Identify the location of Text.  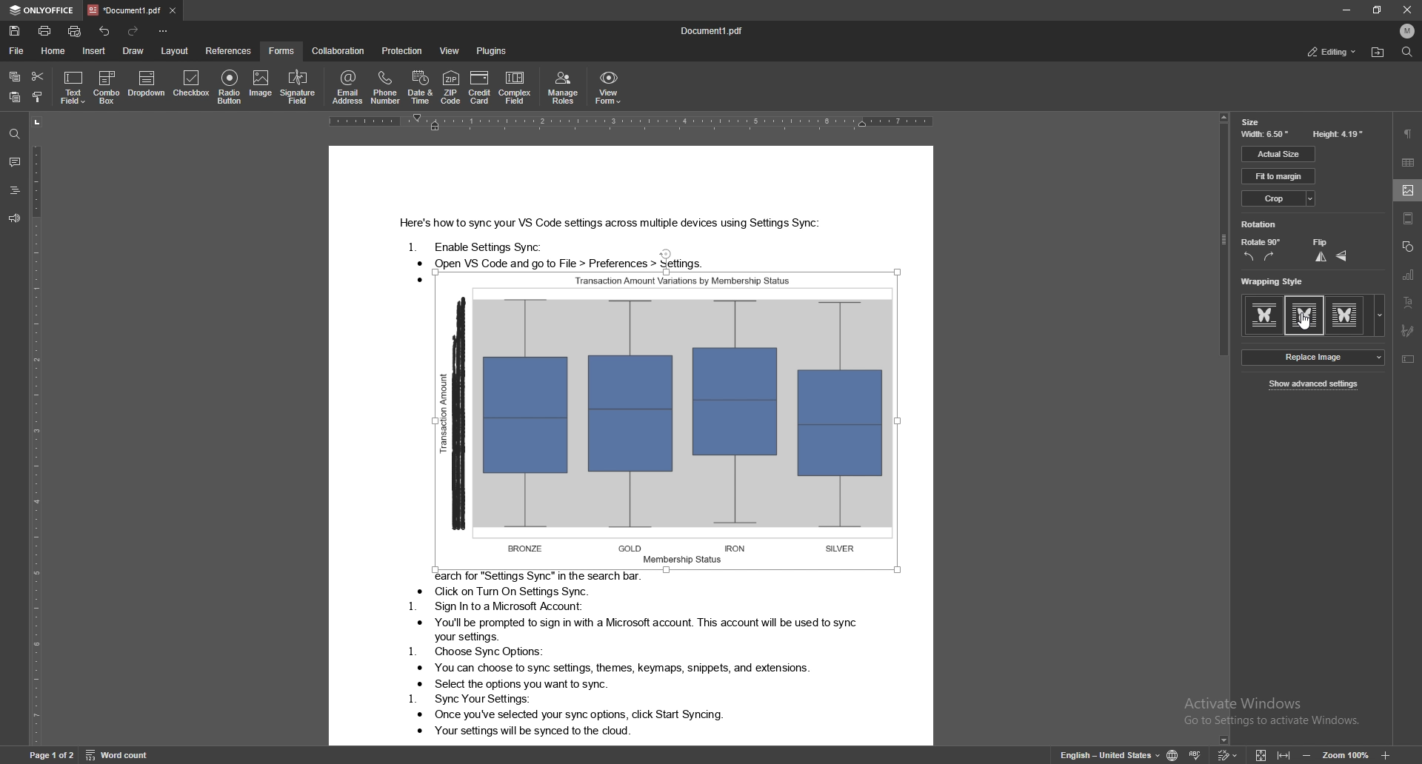
(608, 657).